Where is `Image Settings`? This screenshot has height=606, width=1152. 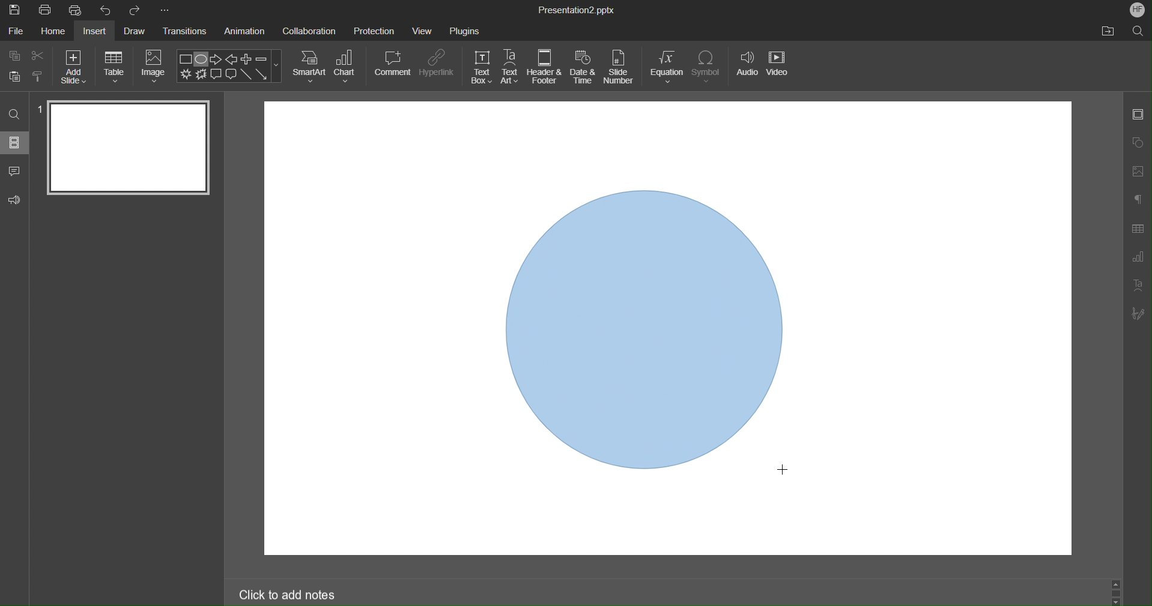
Image Settings is located at coordinates (1139, 170).